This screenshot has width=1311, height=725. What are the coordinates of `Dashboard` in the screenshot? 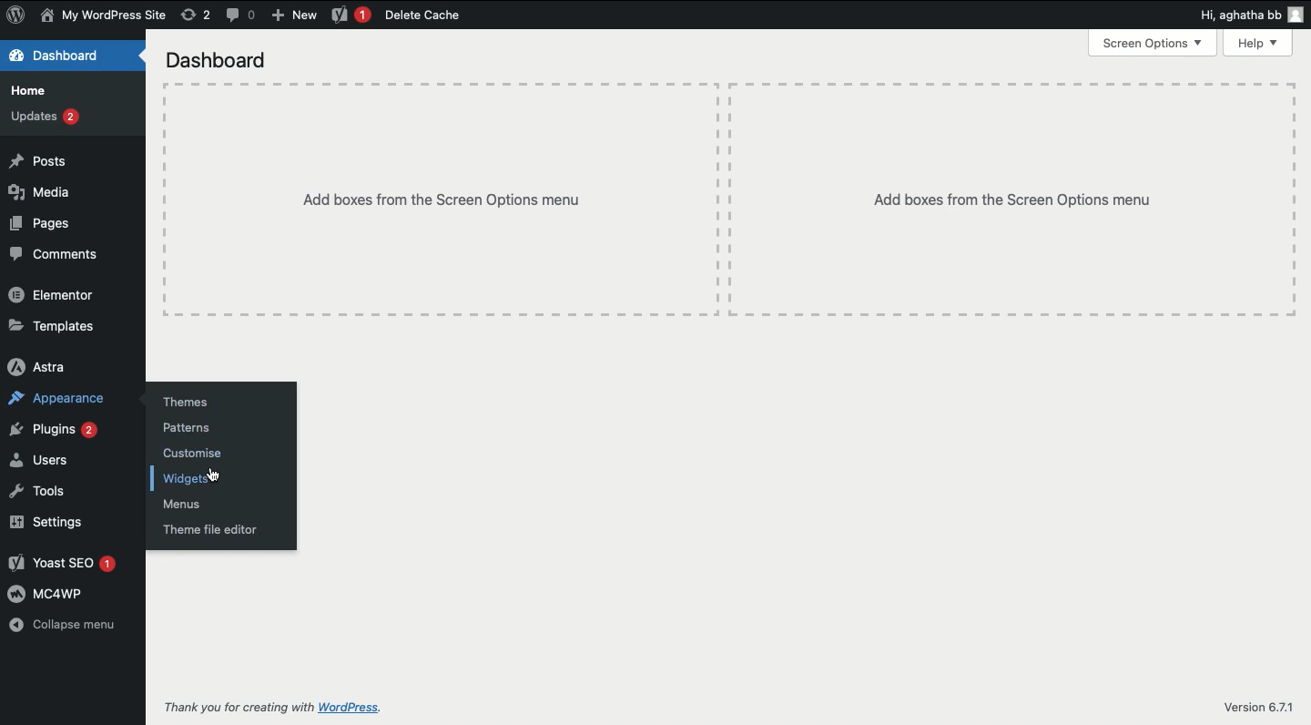 It's located at (223, 60).